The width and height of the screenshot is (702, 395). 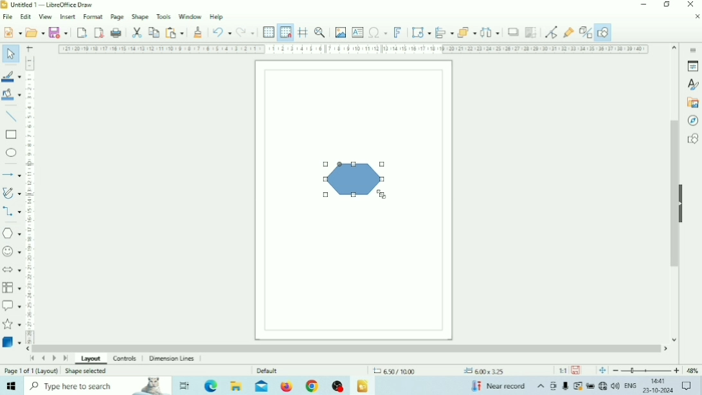 I want to click on Navigator, so click(x=692, y=121).